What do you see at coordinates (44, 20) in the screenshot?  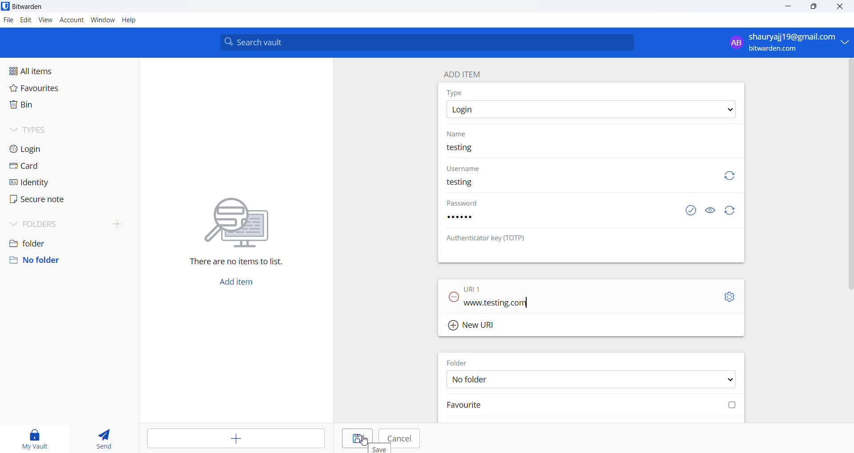 I see `view` at bounding box center [44, 20].